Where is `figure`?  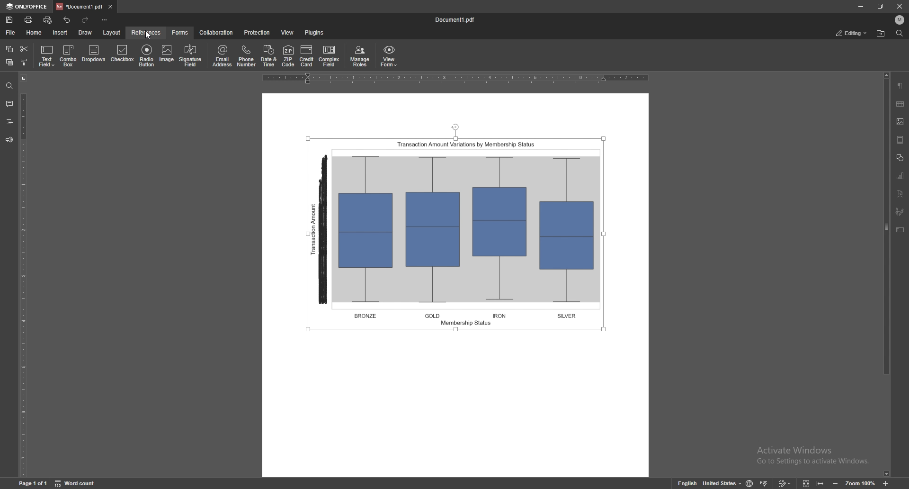
figure is located at coordinates (459, 229).